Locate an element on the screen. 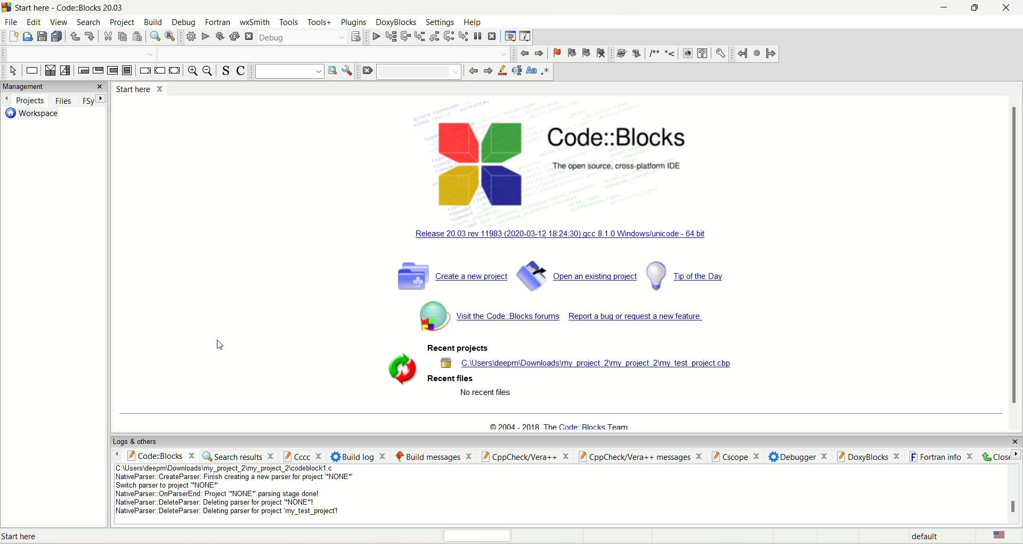  toggle comment is located at coordinates (240, 70).